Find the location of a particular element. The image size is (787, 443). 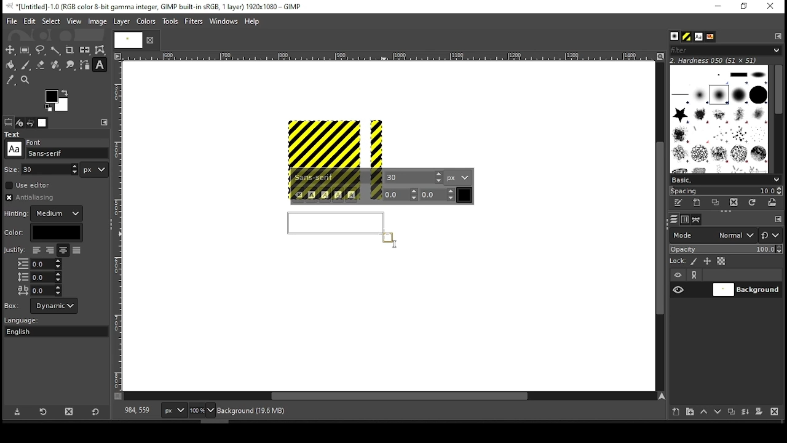

font size is located at coordinates (51, 169).